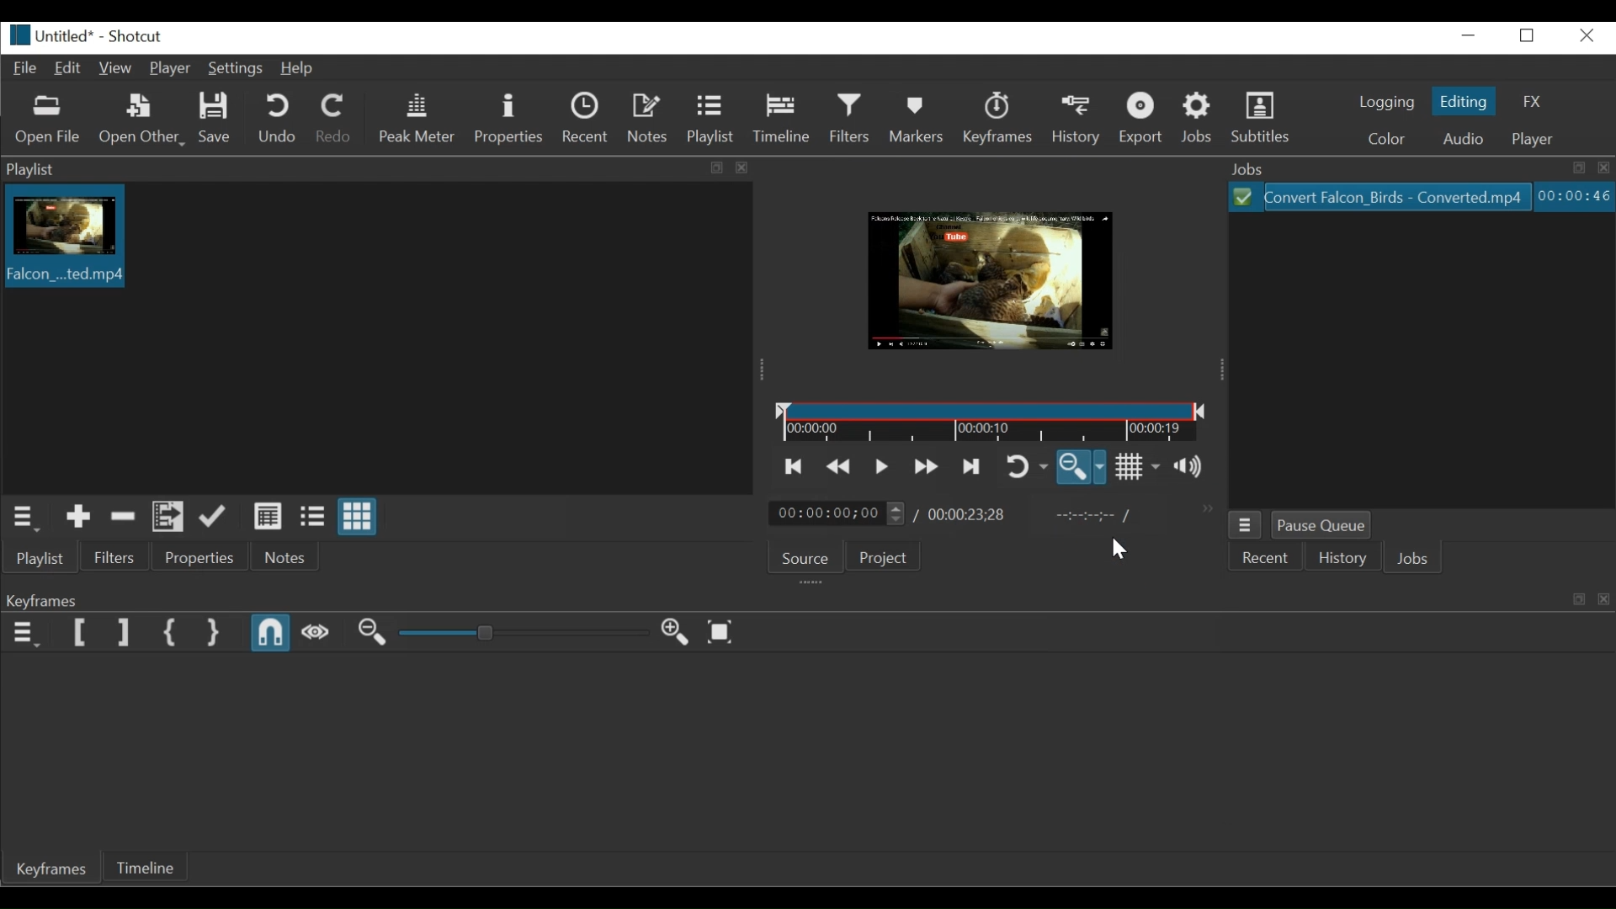 The height and width of the screenshot is (909, 1616). What do you see at coordinates (805, 558) in the screenshot?
I see `Source` at bounding box center [805, 558].